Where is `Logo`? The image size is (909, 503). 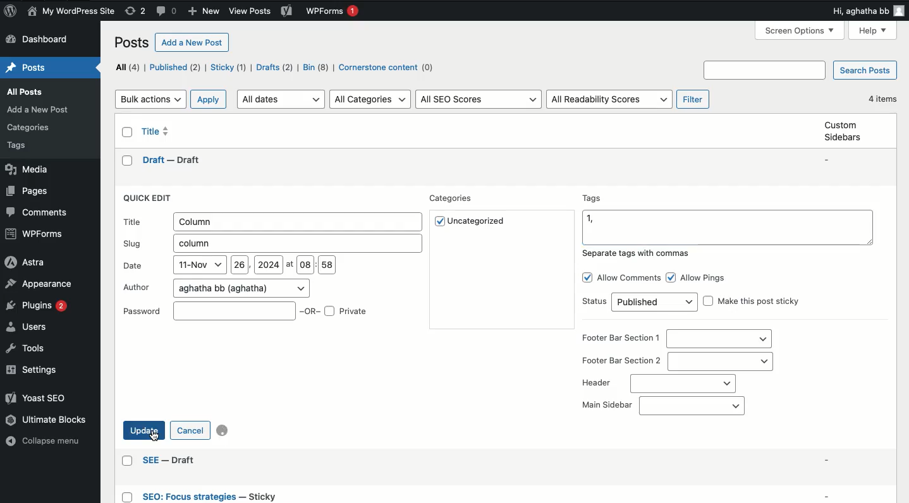 Logo is located at coordinates (9, 11).